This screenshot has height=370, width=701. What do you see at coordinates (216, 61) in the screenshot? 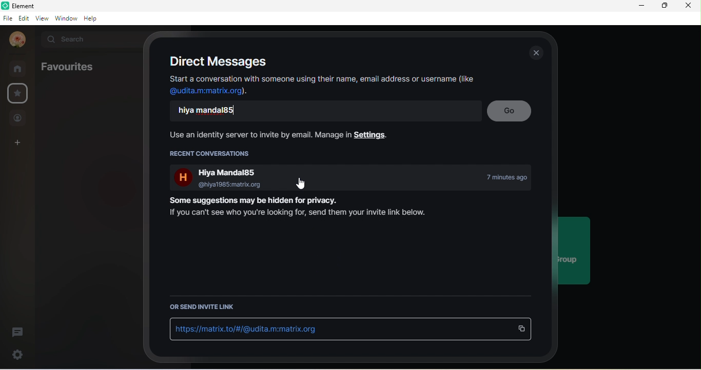
I see `direct messages` at bounding box center [216, 61].